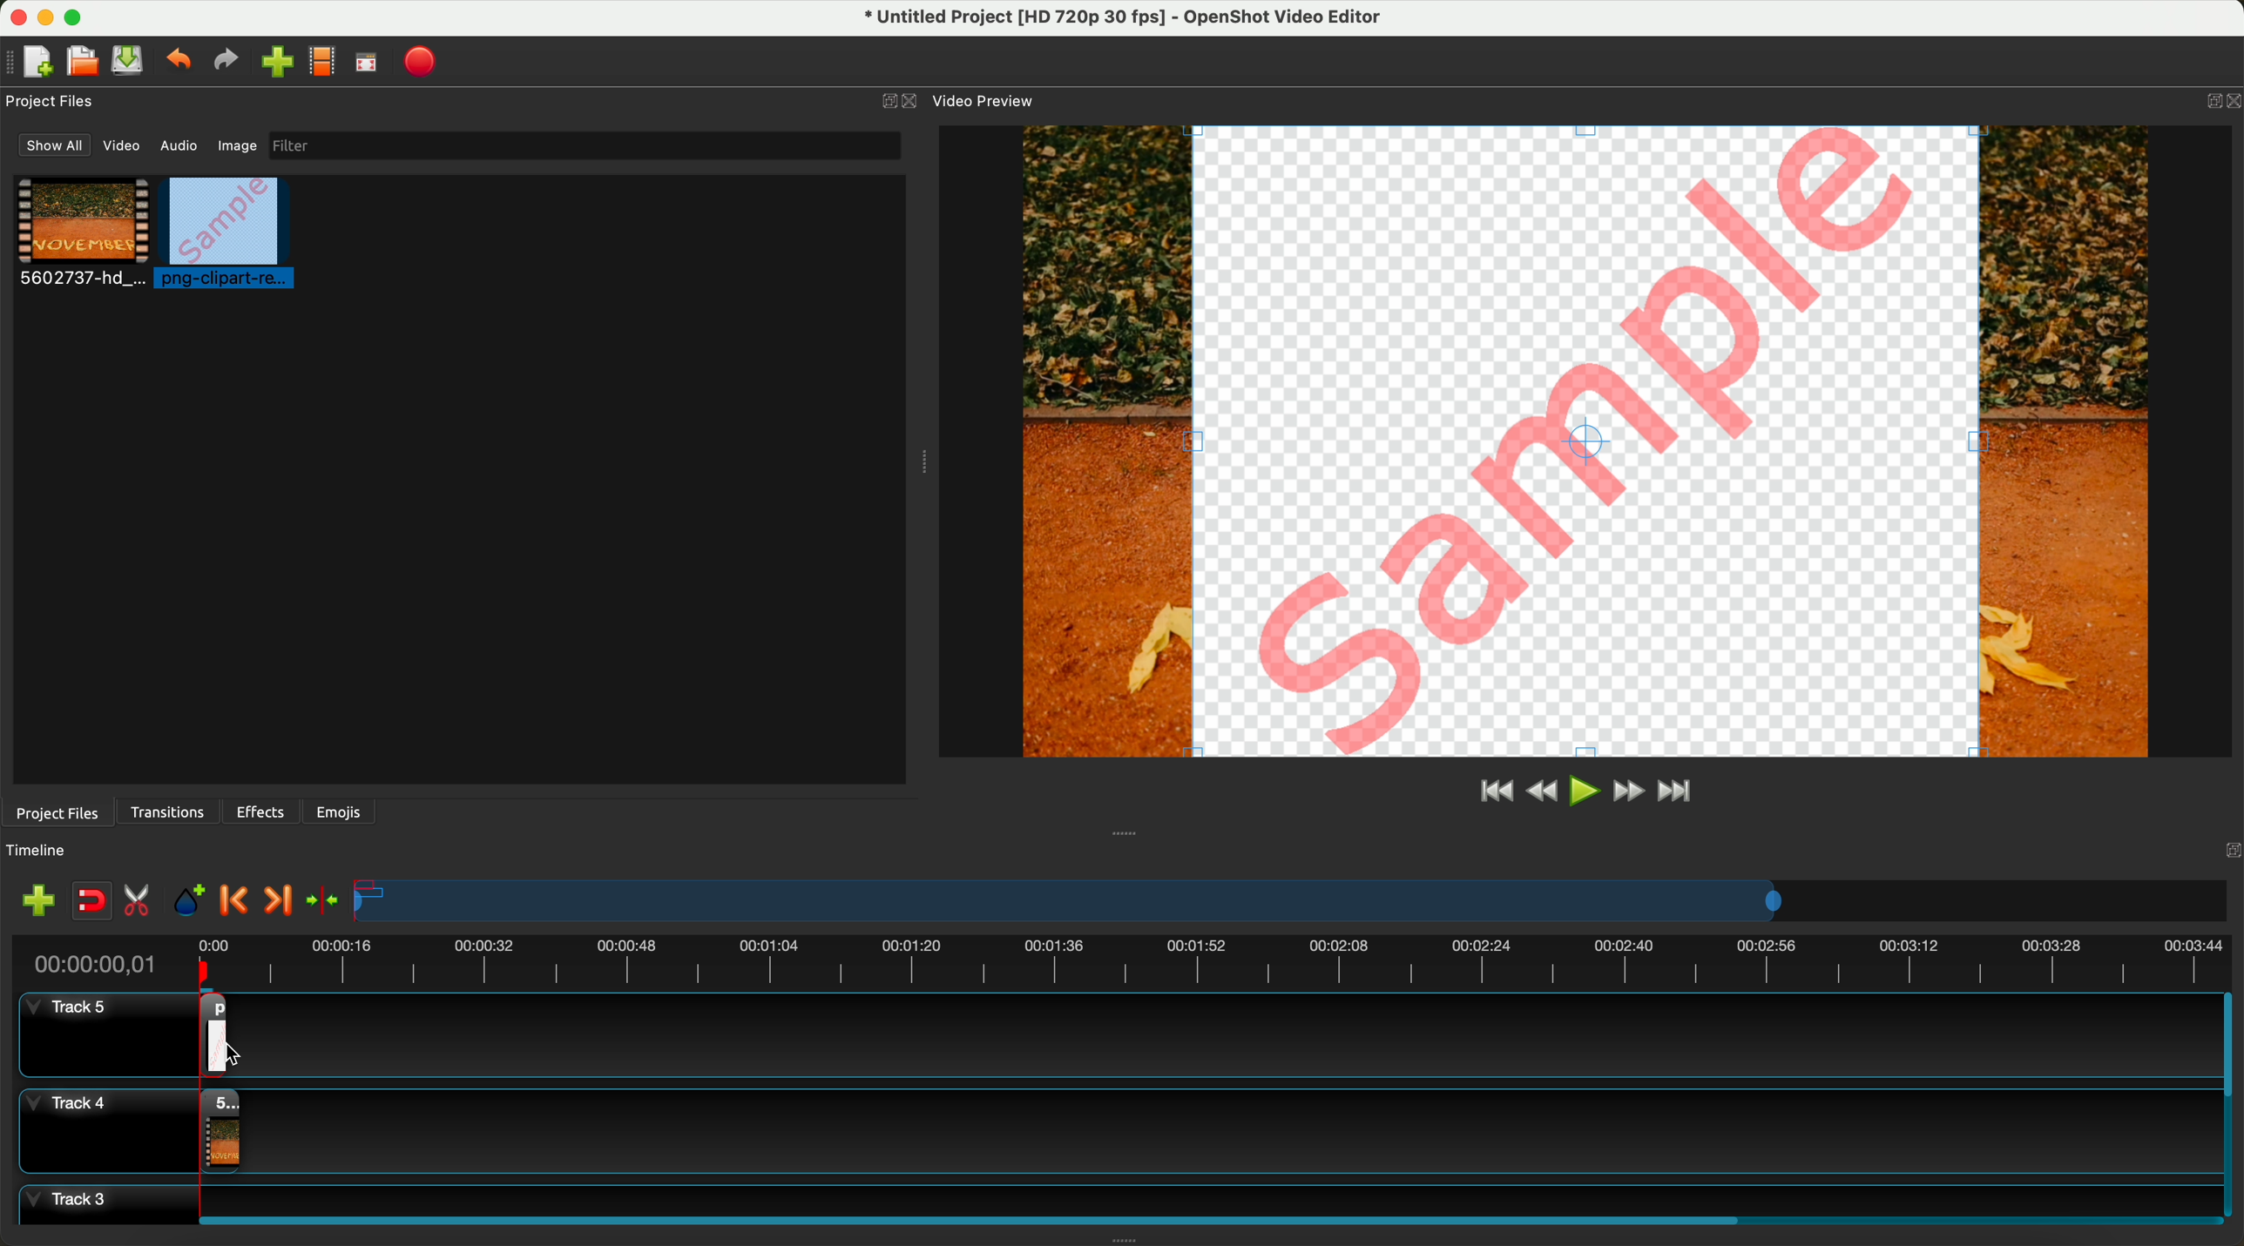 The height and width of the screenshot is (1246, 2244). What do you see at coordinates (1677, 793) in the screenshot?
I see `jump to end` at bounding box center [1677, 793].